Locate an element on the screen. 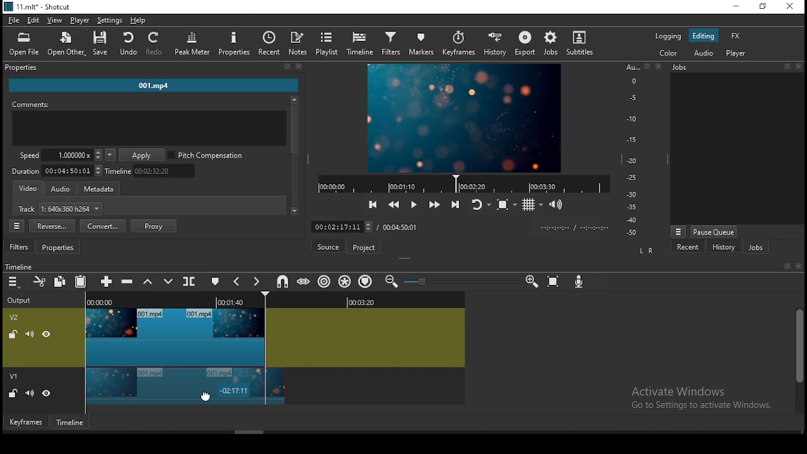 The height and width of the screenshot is (454, 807). comments is located at coordinates (149, 125).